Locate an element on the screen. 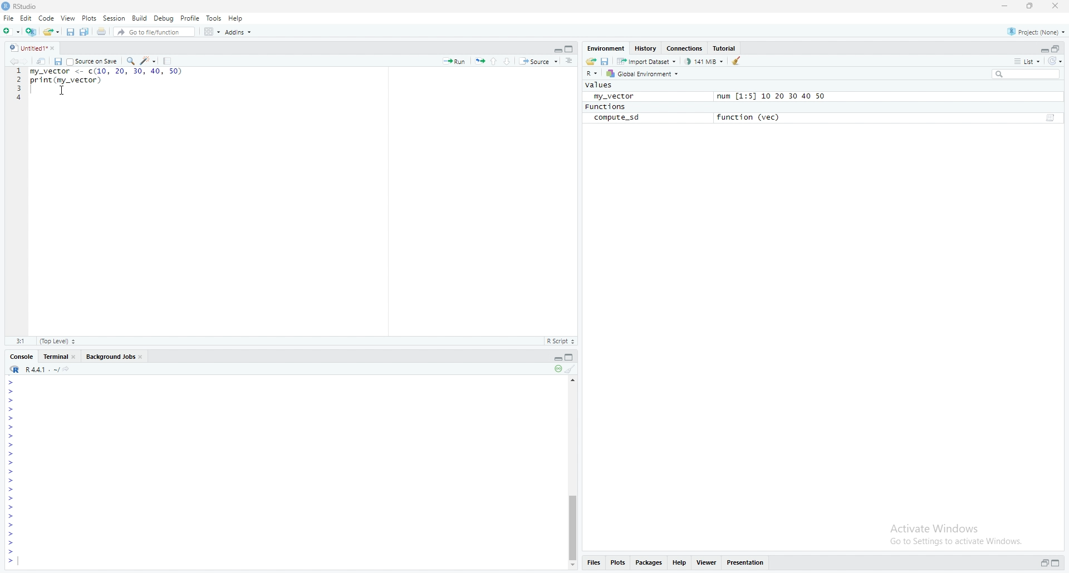  History is located at coordinates (644, 48).